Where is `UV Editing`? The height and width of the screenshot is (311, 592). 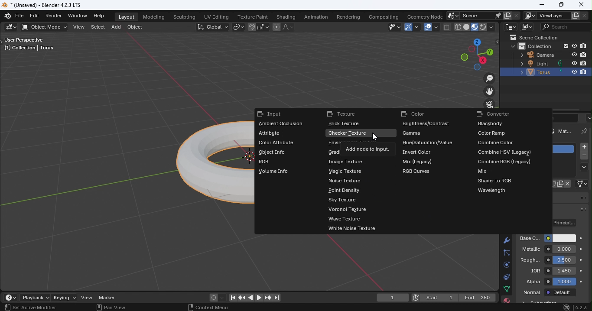 UV Editing is located at coordinates (217, 16).